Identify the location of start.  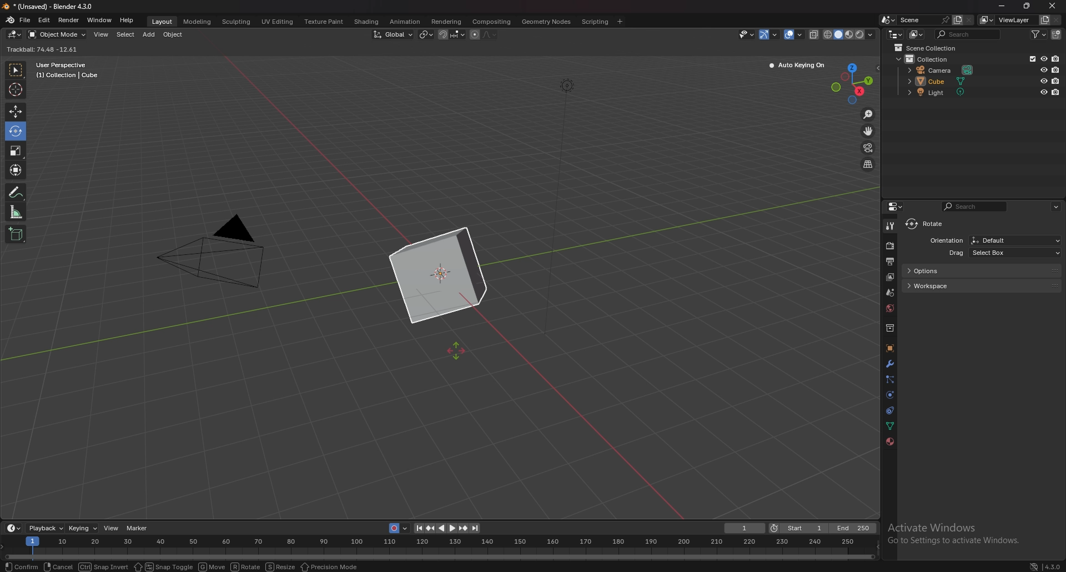
(799, 528).